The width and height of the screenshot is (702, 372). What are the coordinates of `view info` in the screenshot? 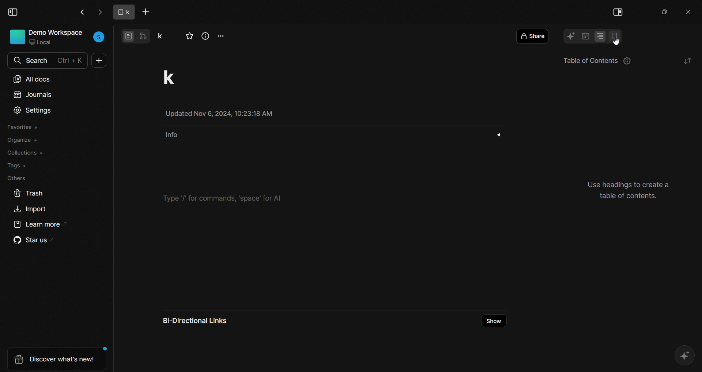 It's located at (206, 36).